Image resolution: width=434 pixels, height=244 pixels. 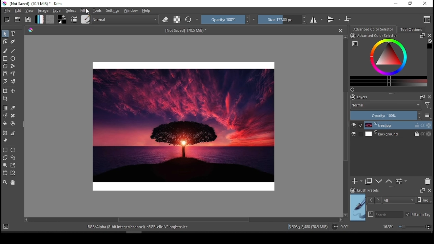 I want to click on close docker, so click(x=430, y=35).